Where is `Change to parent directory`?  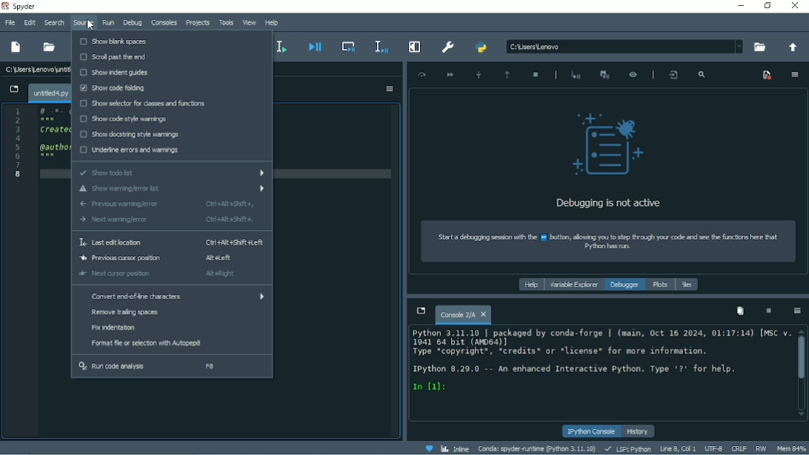 Change to parent directory is located at coordinates (791, 48).